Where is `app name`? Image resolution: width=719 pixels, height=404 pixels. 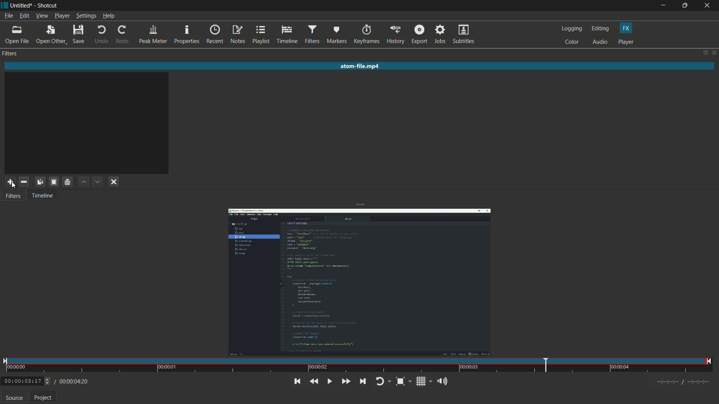
app name is located at coordinates (46, 6).